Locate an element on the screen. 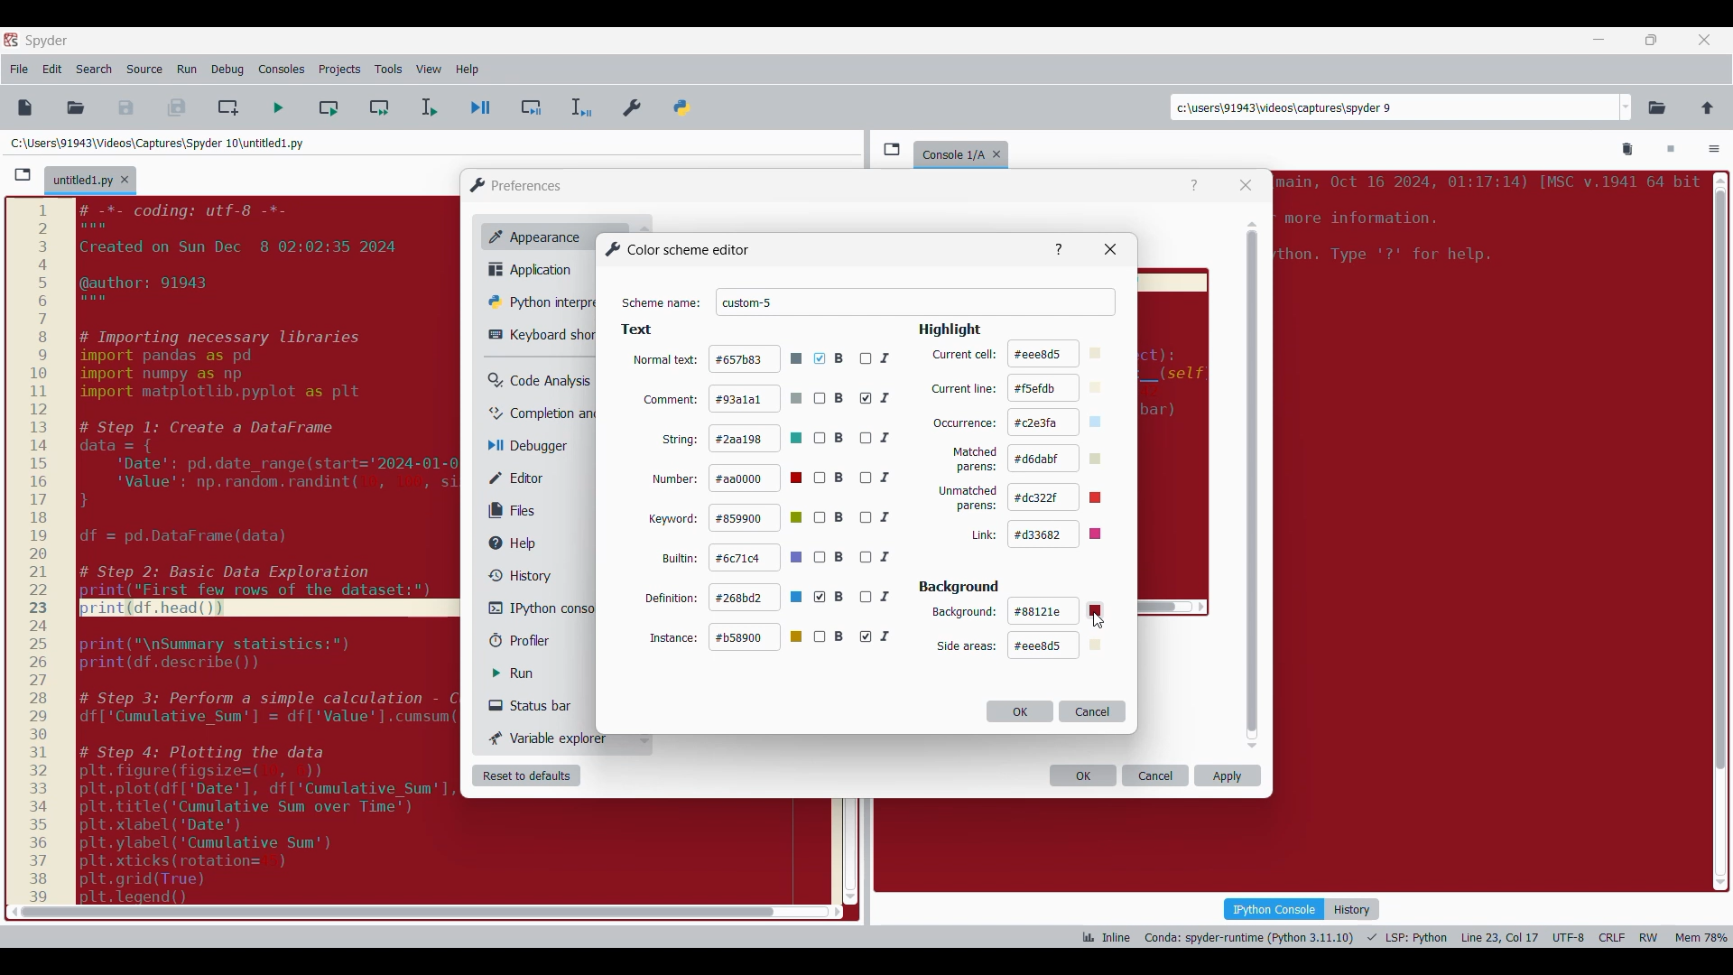 Image resolution: width=1733 pixels, height=975 pixels. I is located at coordinates (879, 558).